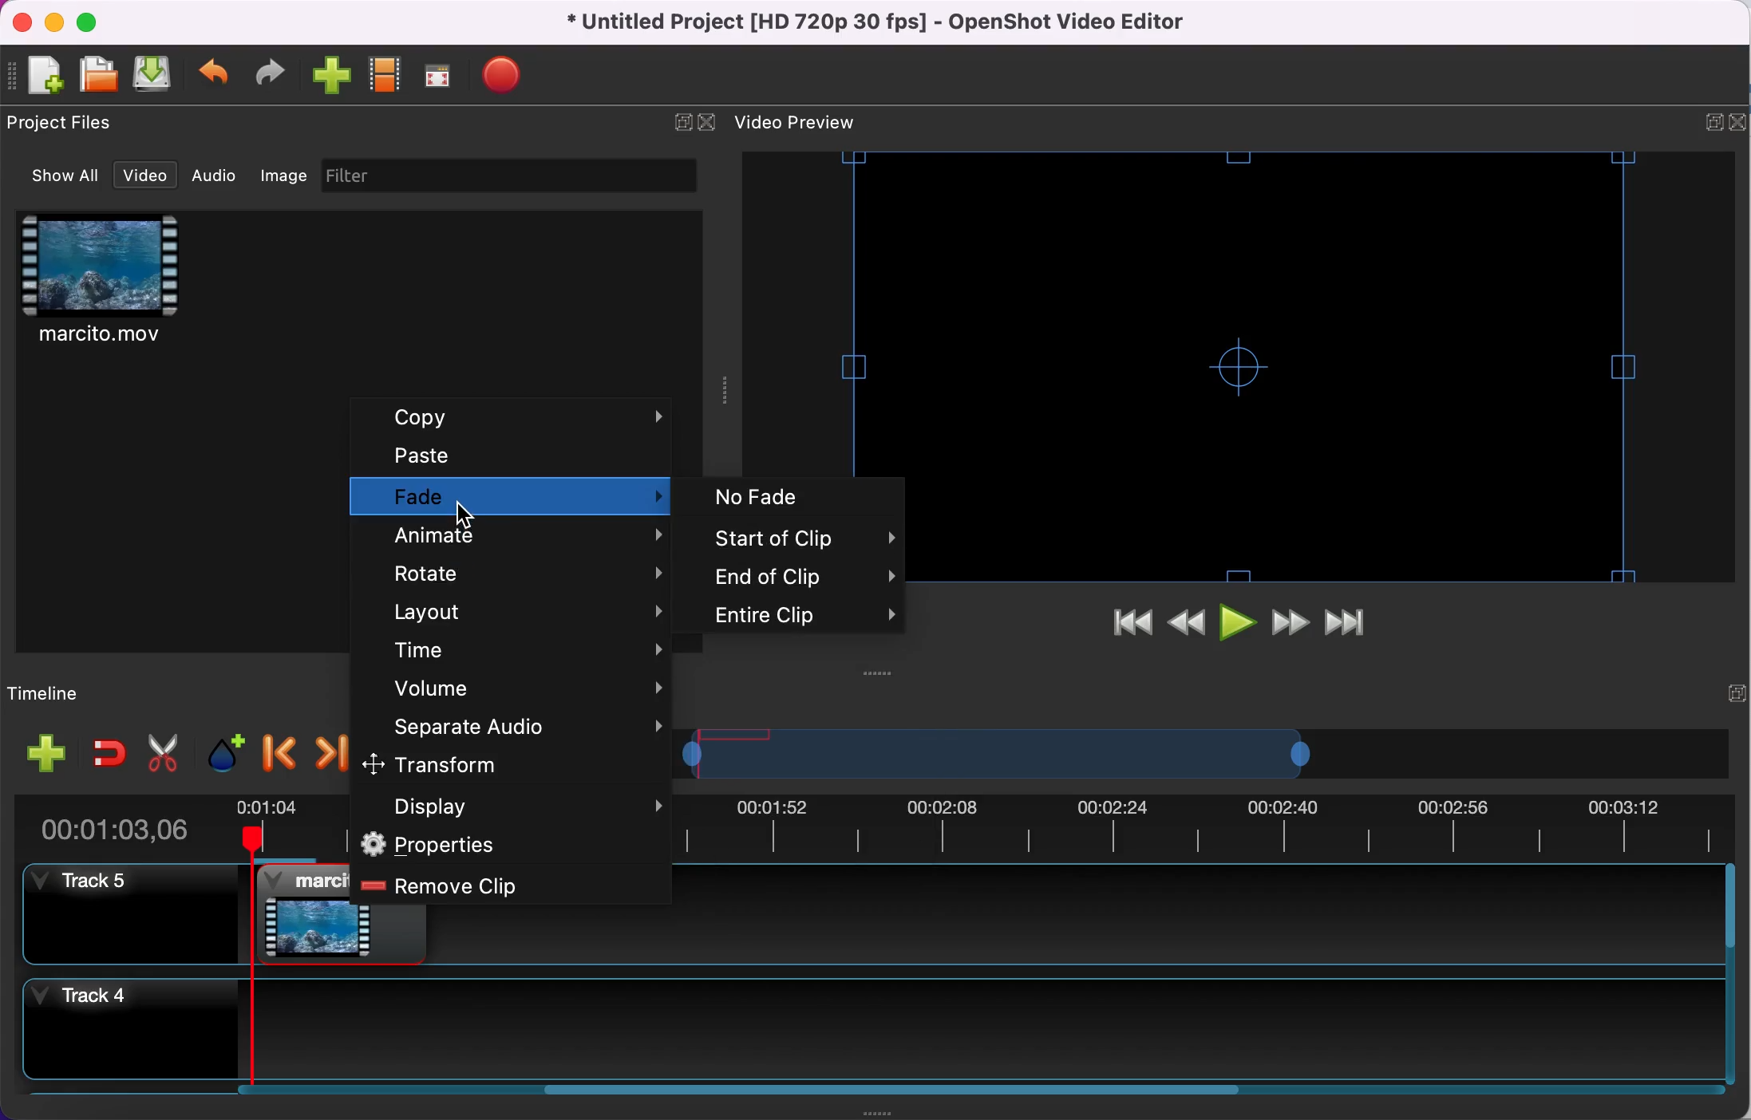 Image resolution: width=1751 pixels, height=1120 pixels. What do you see at coordinates (512, 499) in the screenshot?
I see `fade` at bounding box center [512, 499].